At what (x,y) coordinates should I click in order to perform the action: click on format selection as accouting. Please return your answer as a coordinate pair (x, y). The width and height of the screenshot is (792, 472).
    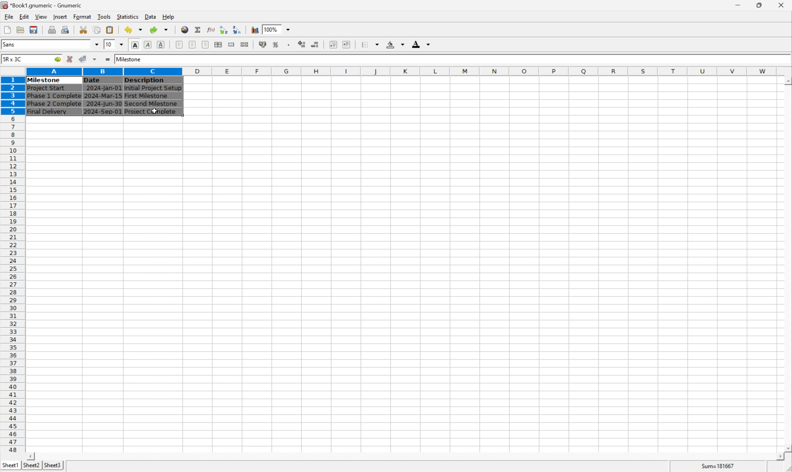
    Looking at the image, I should click on (263, 45).